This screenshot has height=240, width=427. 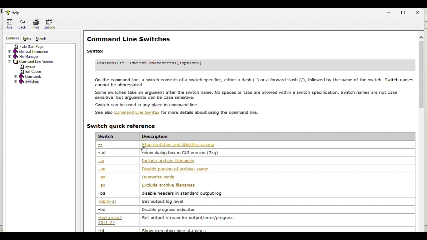 What do you see at coordinates (22, 23) in the screenshot?
I see `Back` at bounding box center [22, 23].